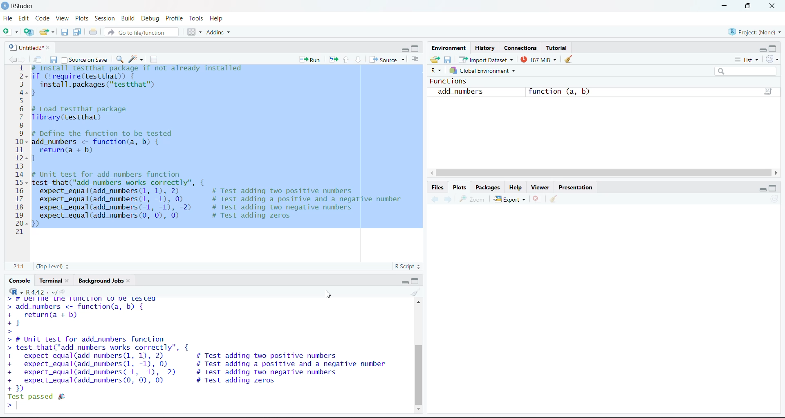 The image size is (785, 418). I want to click on List, so click(747, 60).